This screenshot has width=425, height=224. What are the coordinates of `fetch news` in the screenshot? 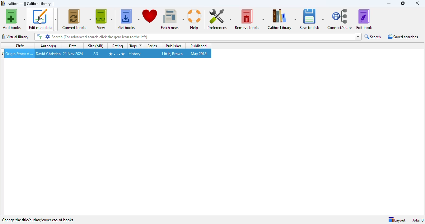 It's located at (172, 19).